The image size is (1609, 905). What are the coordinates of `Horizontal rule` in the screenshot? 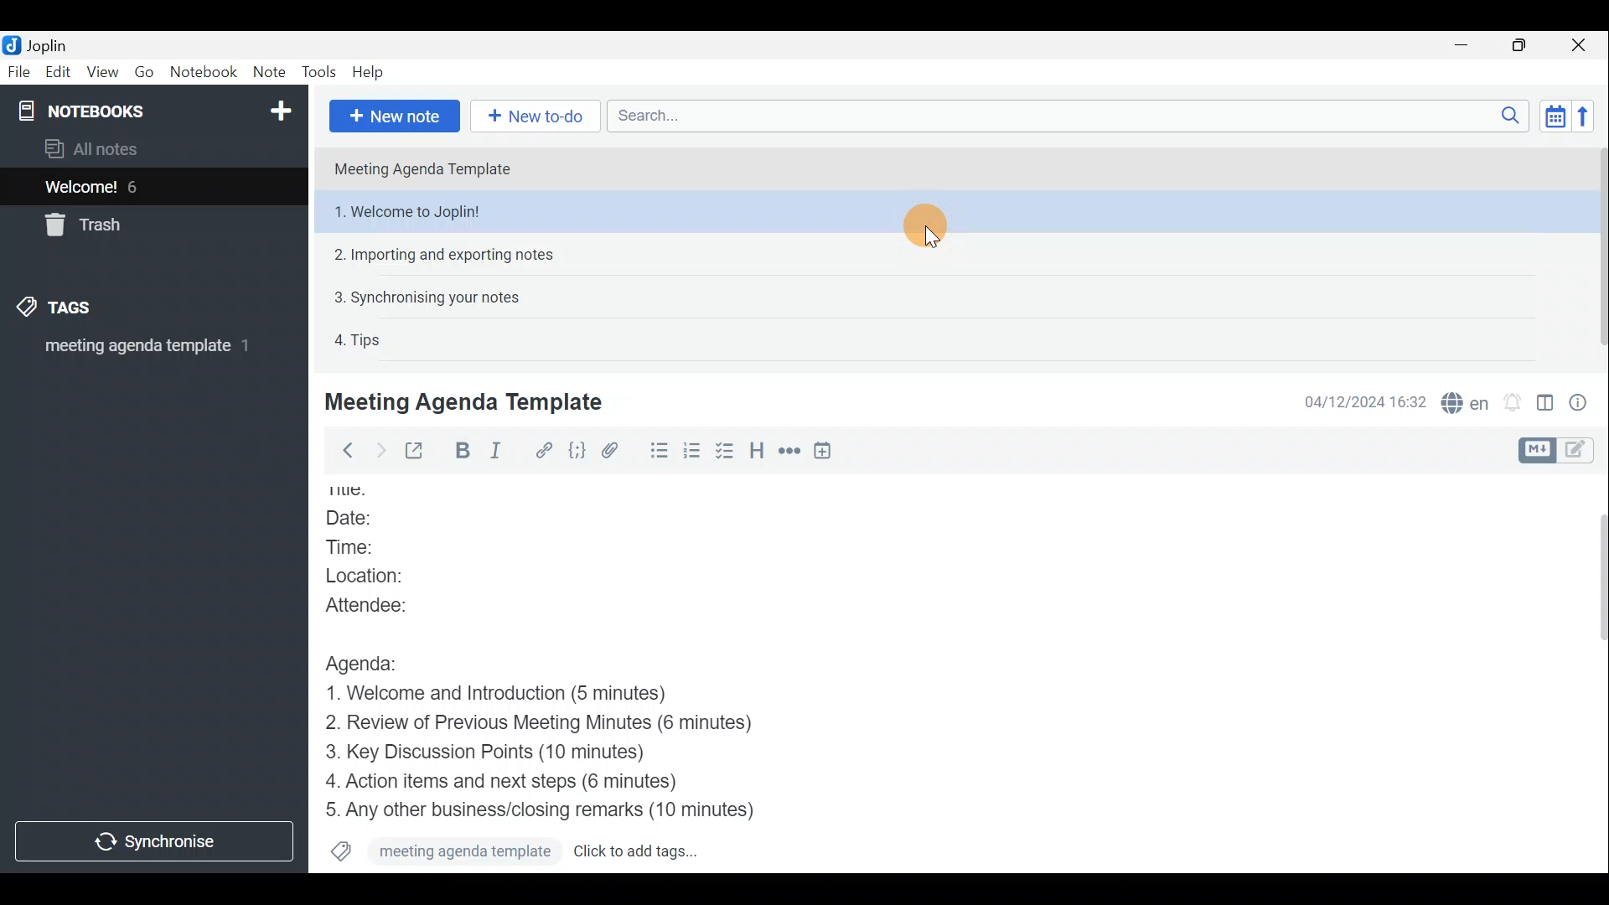 It's located at (791, 453).